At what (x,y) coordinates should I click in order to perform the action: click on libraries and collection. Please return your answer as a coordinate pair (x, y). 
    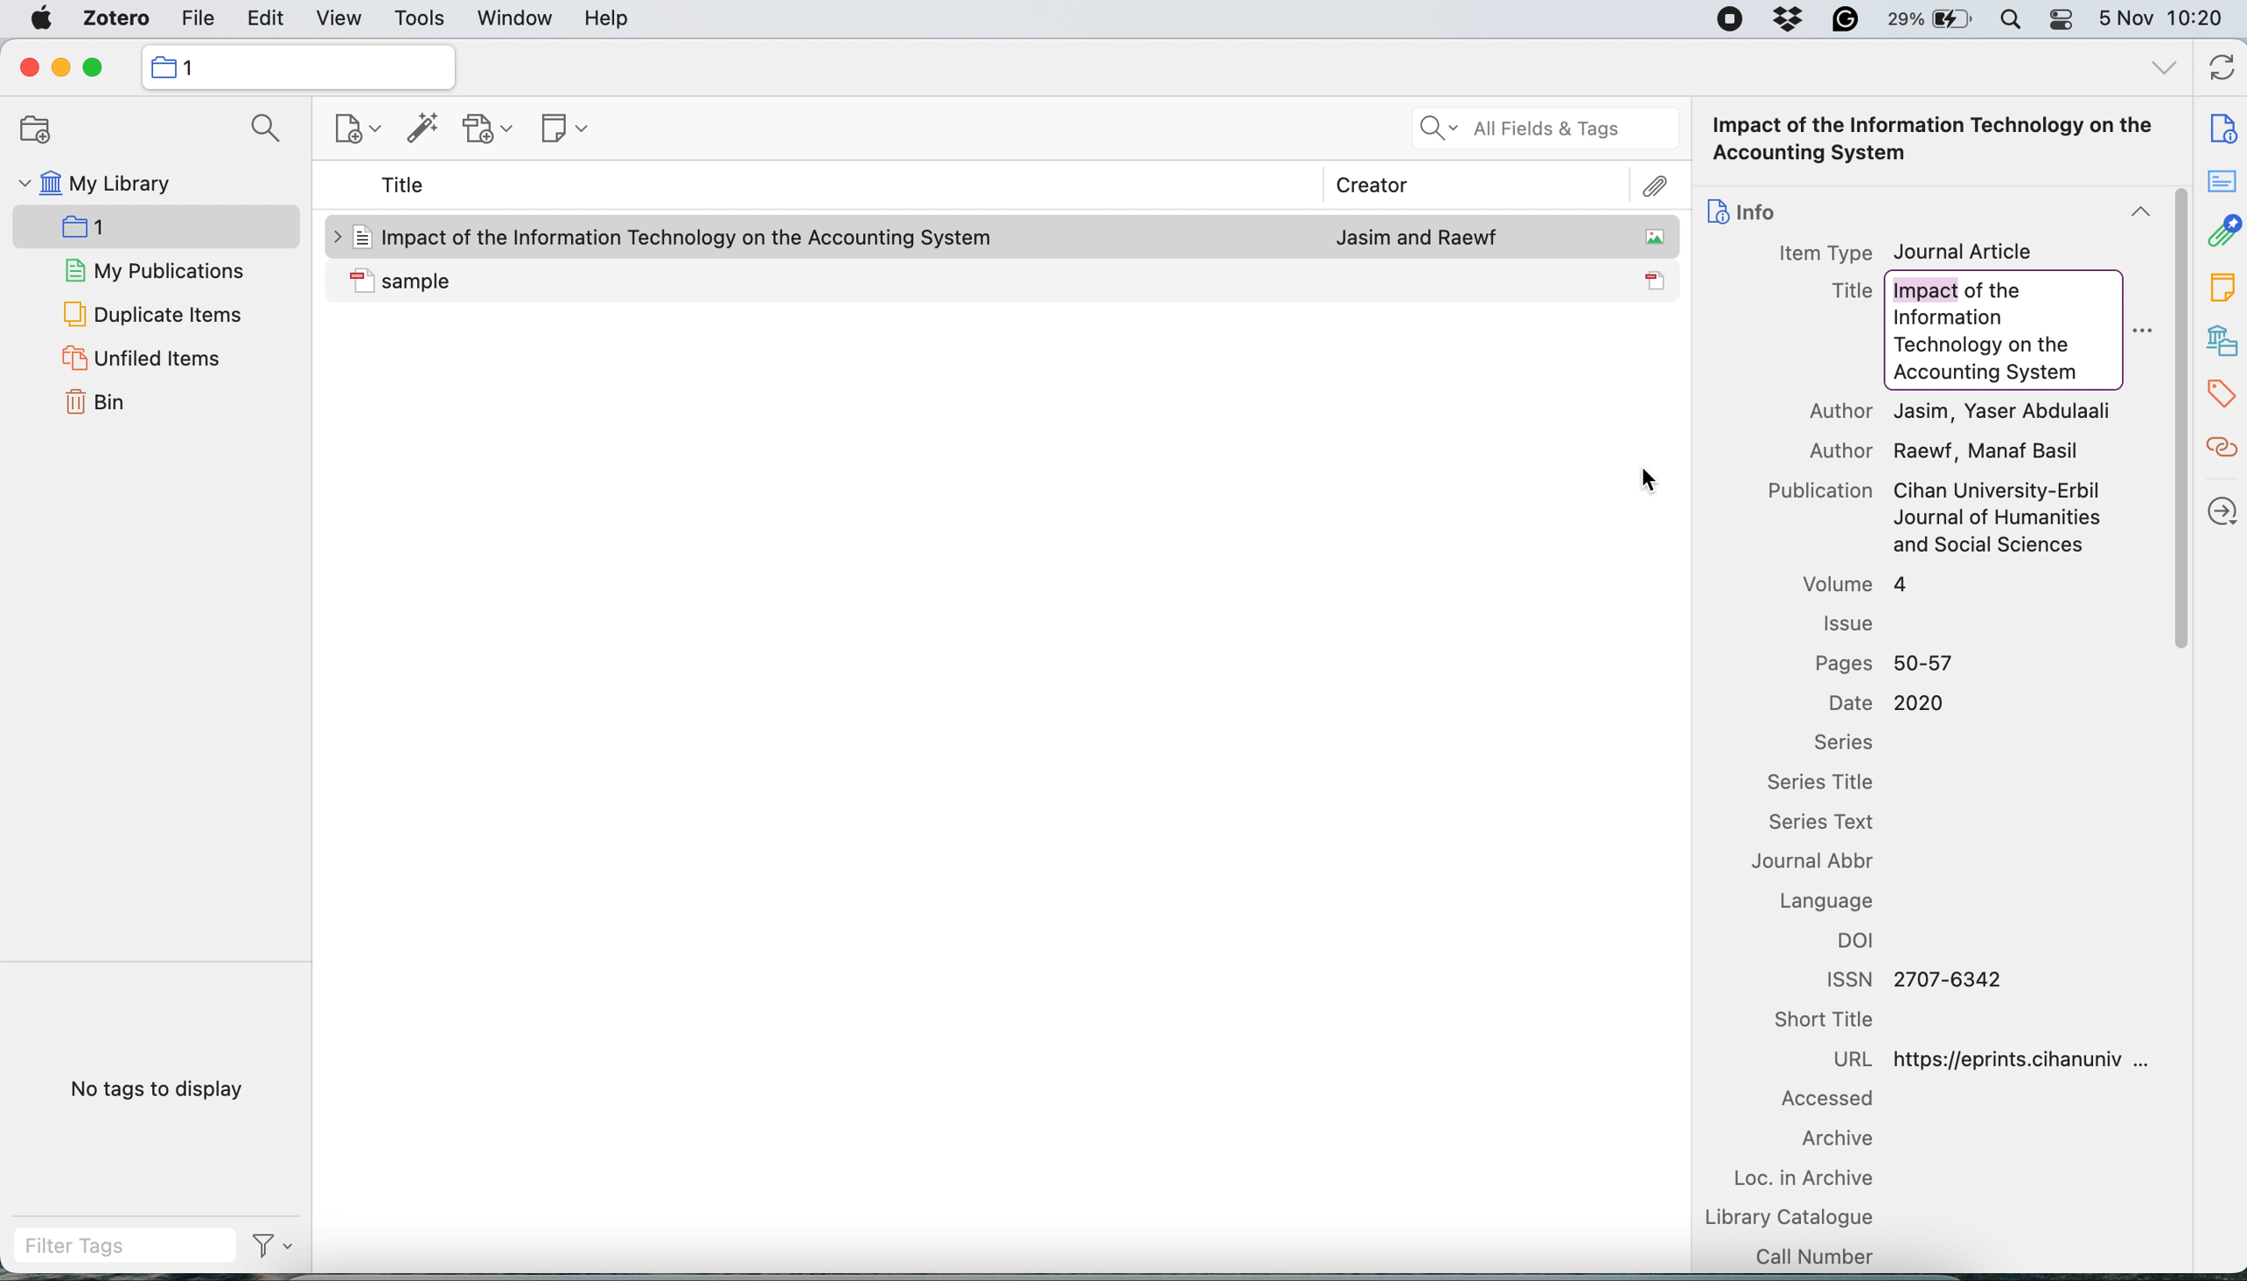
    Looking at the image, I should click on (2221, 340).